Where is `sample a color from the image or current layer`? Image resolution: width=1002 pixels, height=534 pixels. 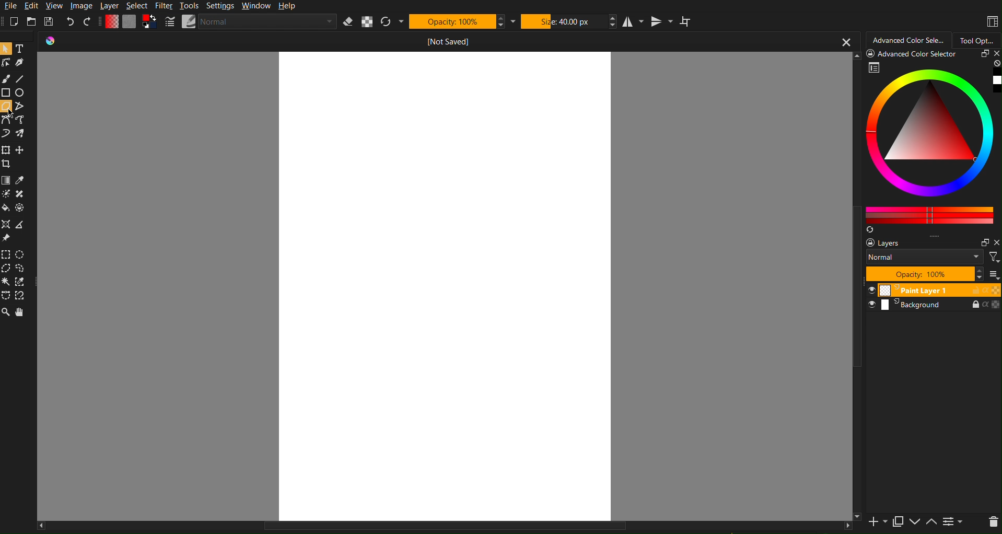 sample a color from the image or current layer is located at coordinates (21, 180).